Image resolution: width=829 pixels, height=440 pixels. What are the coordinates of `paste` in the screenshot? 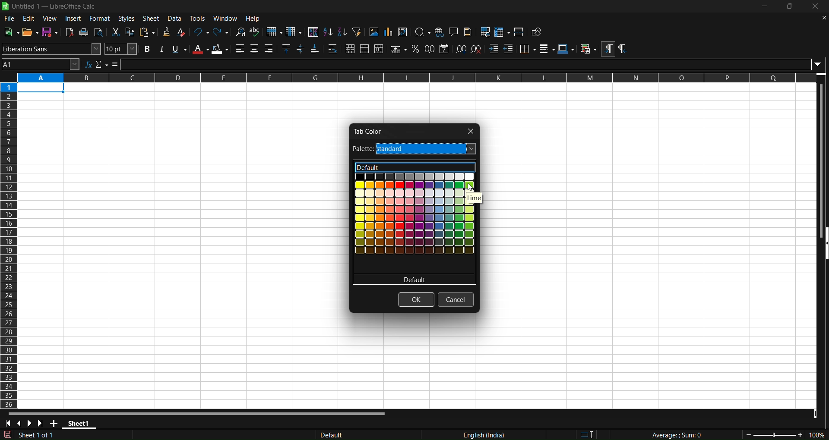 It's located at (149, 32).